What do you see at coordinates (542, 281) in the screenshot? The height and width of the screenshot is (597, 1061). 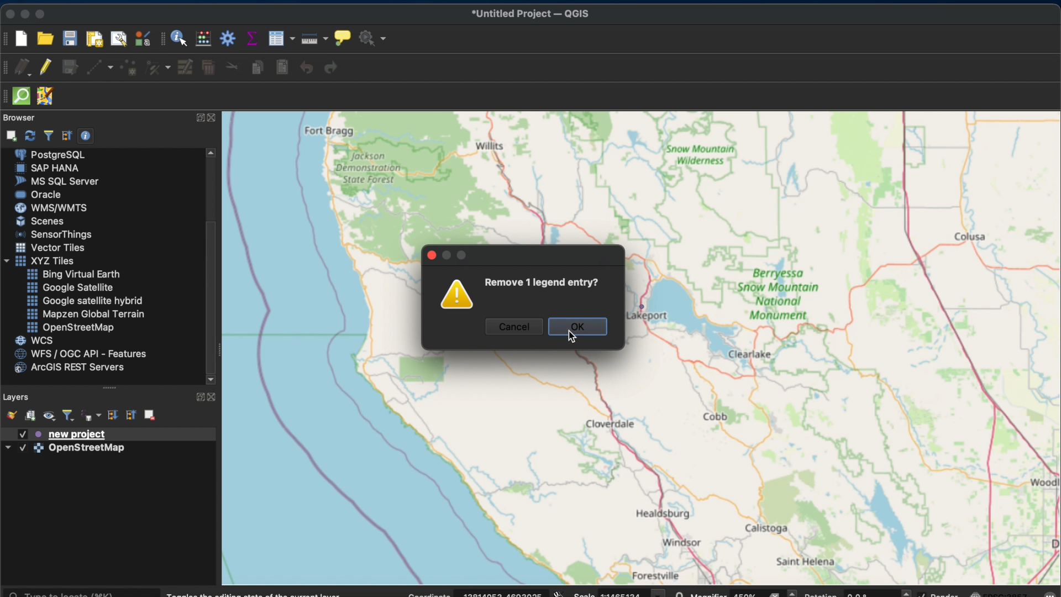 I see `remove1 legend entry?` at bounding box center [542, 281].